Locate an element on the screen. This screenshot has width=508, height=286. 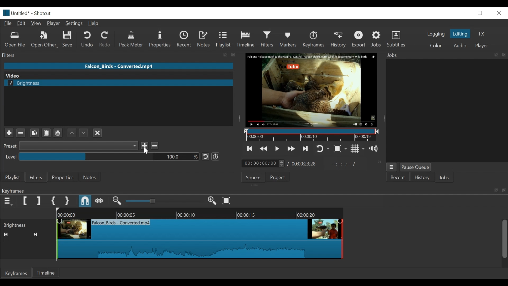
Seek backwards is located at coordinates (6, 234).